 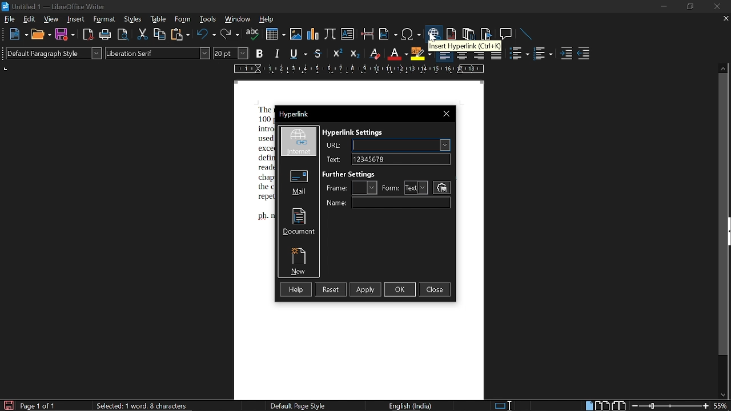 I want to click on new, so click(x=299, y=260).